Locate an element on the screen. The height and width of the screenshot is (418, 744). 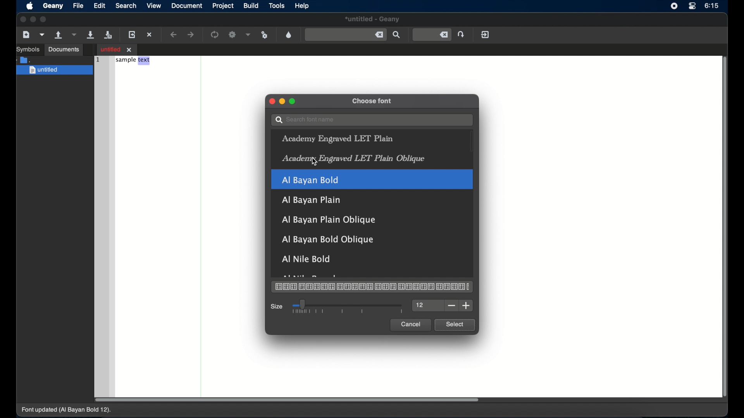
minimize is located at coordinates (33, 19).